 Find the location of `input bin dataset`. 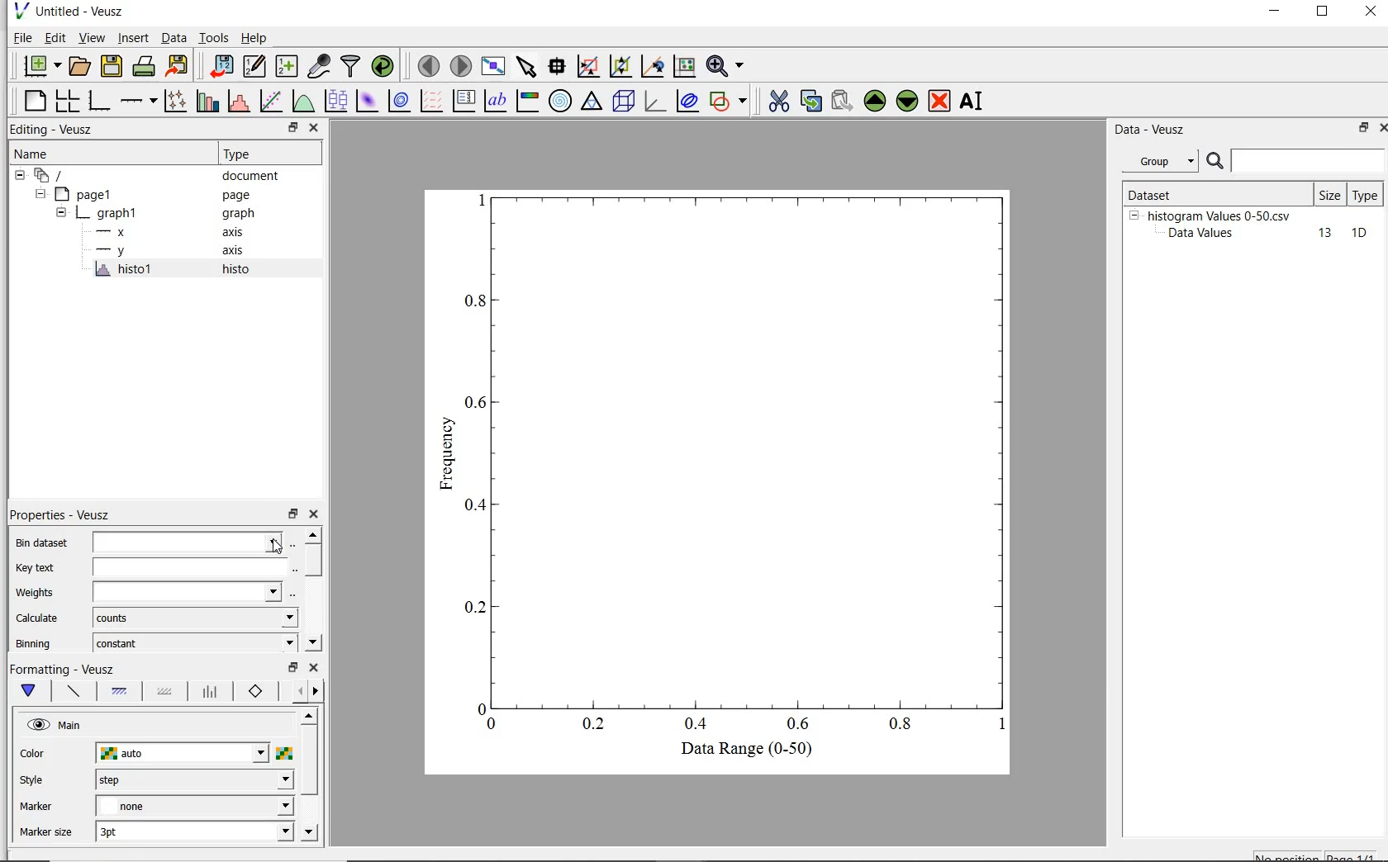

input bin dataset is located at coordinates (188, 542).